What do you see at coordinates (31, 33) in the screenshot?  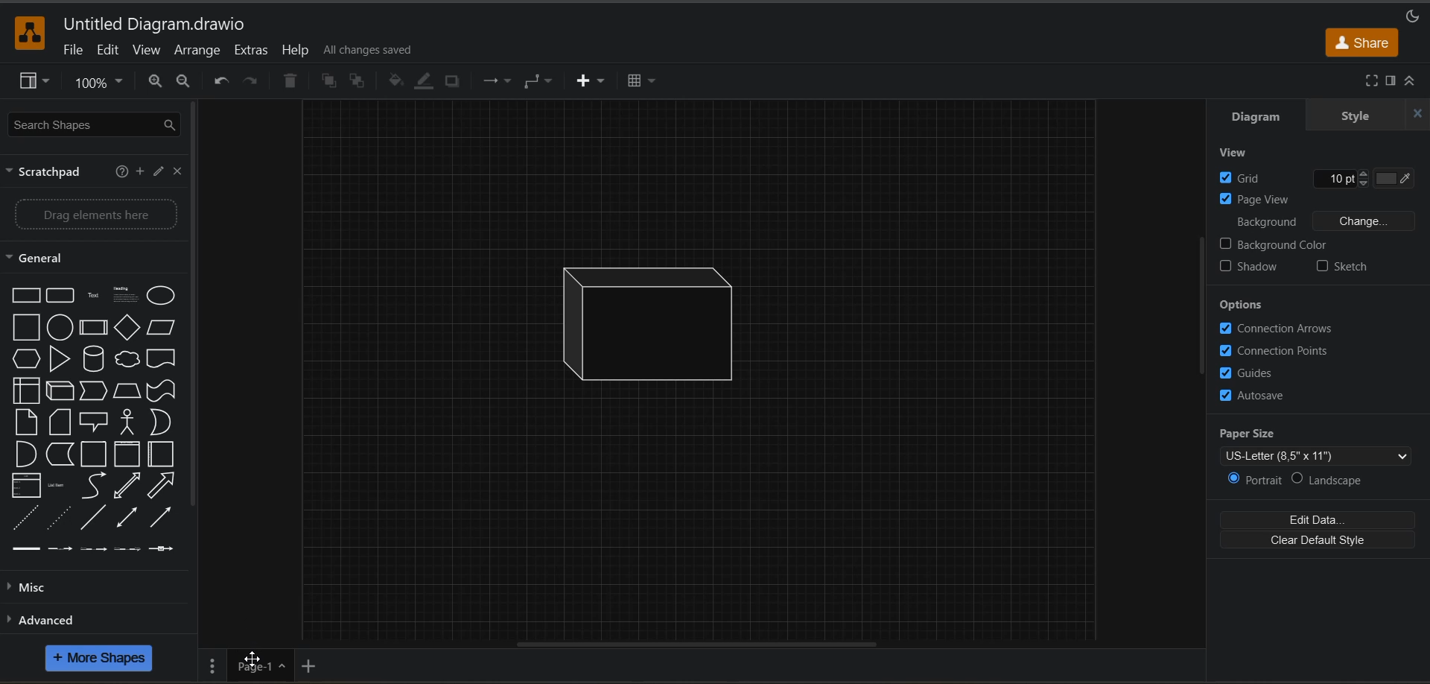 I see `app logo` at bounding box center [31, 33].